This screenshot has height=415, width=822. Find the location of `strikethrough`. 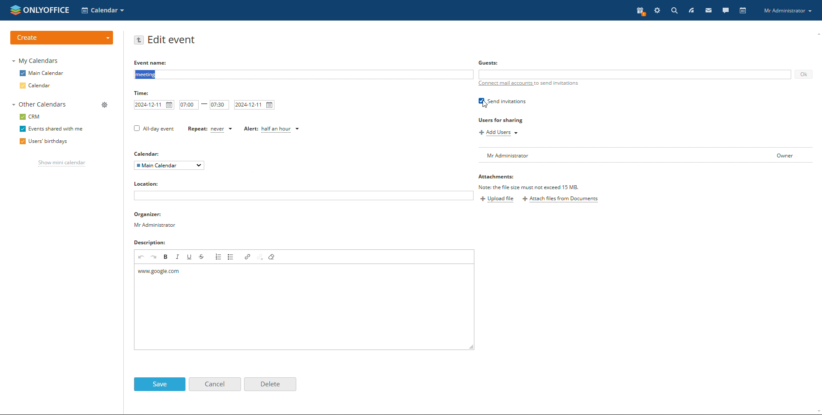

strikethrough is located at coordinates (202, 257).